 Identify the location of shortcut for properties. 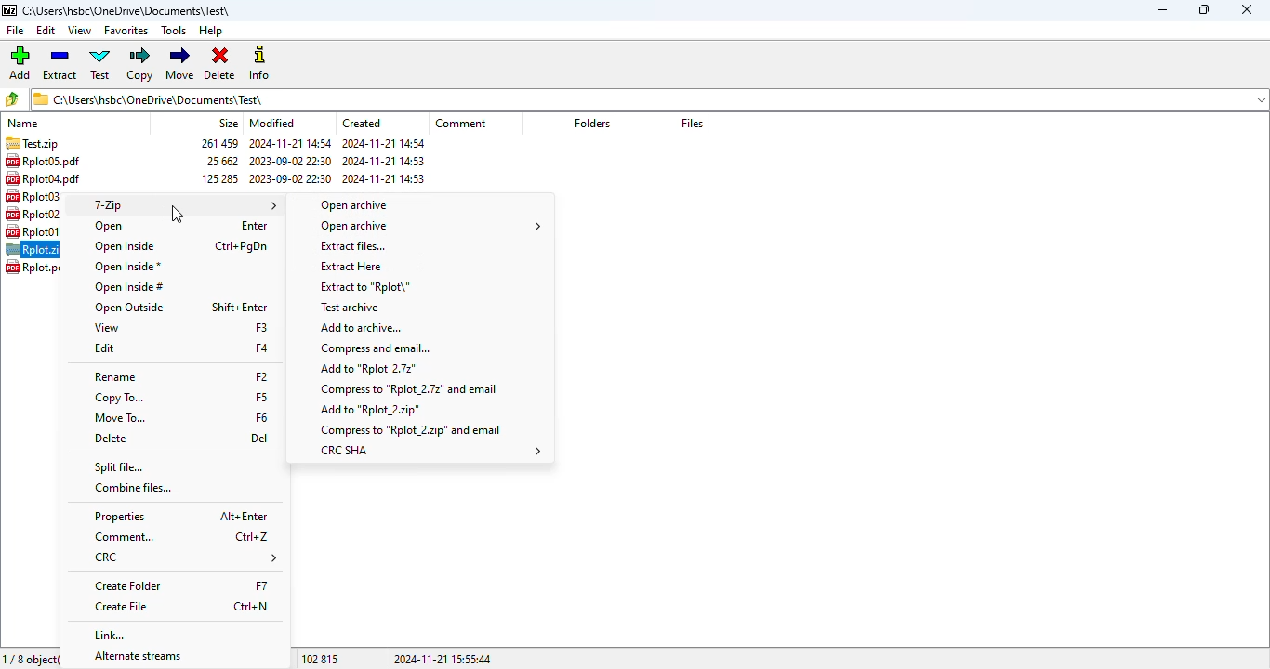
(243, 515).